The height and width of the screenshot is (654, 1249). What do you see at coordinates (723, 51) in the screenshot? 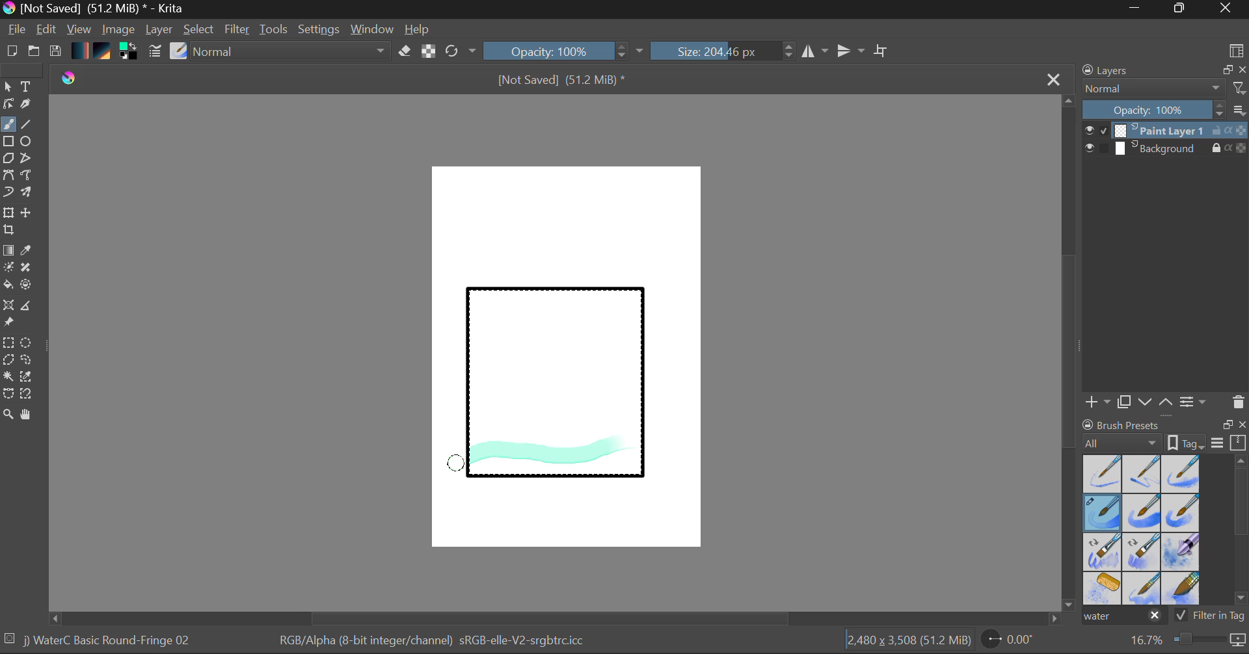
I see `Brush Size` at bounding box center [723, 51].